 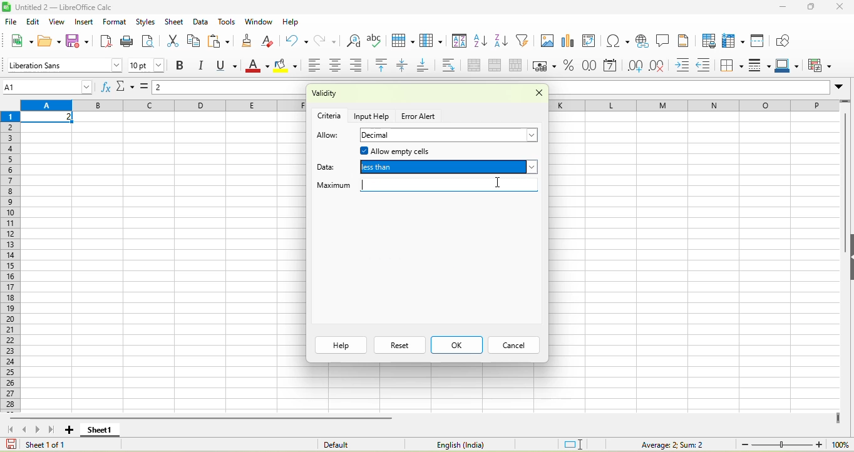 I want to click on zoom, so click(x=782, y=444).